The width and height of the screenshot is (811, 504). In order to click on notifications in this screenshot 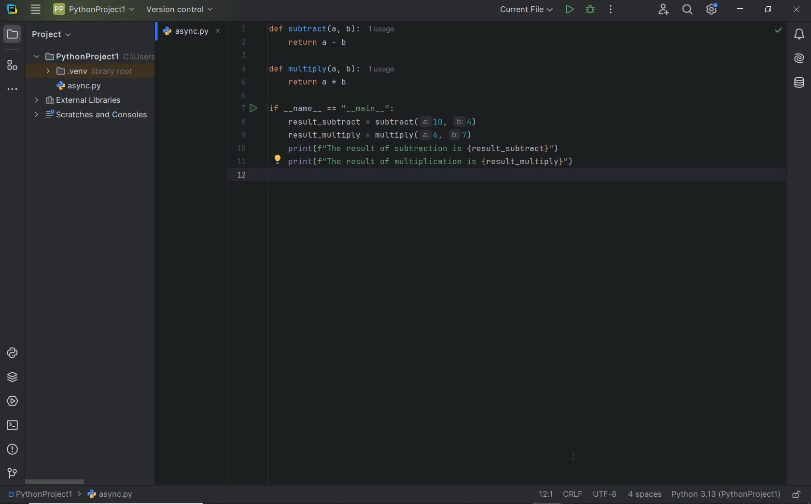, I will do `click(799, 35)`.